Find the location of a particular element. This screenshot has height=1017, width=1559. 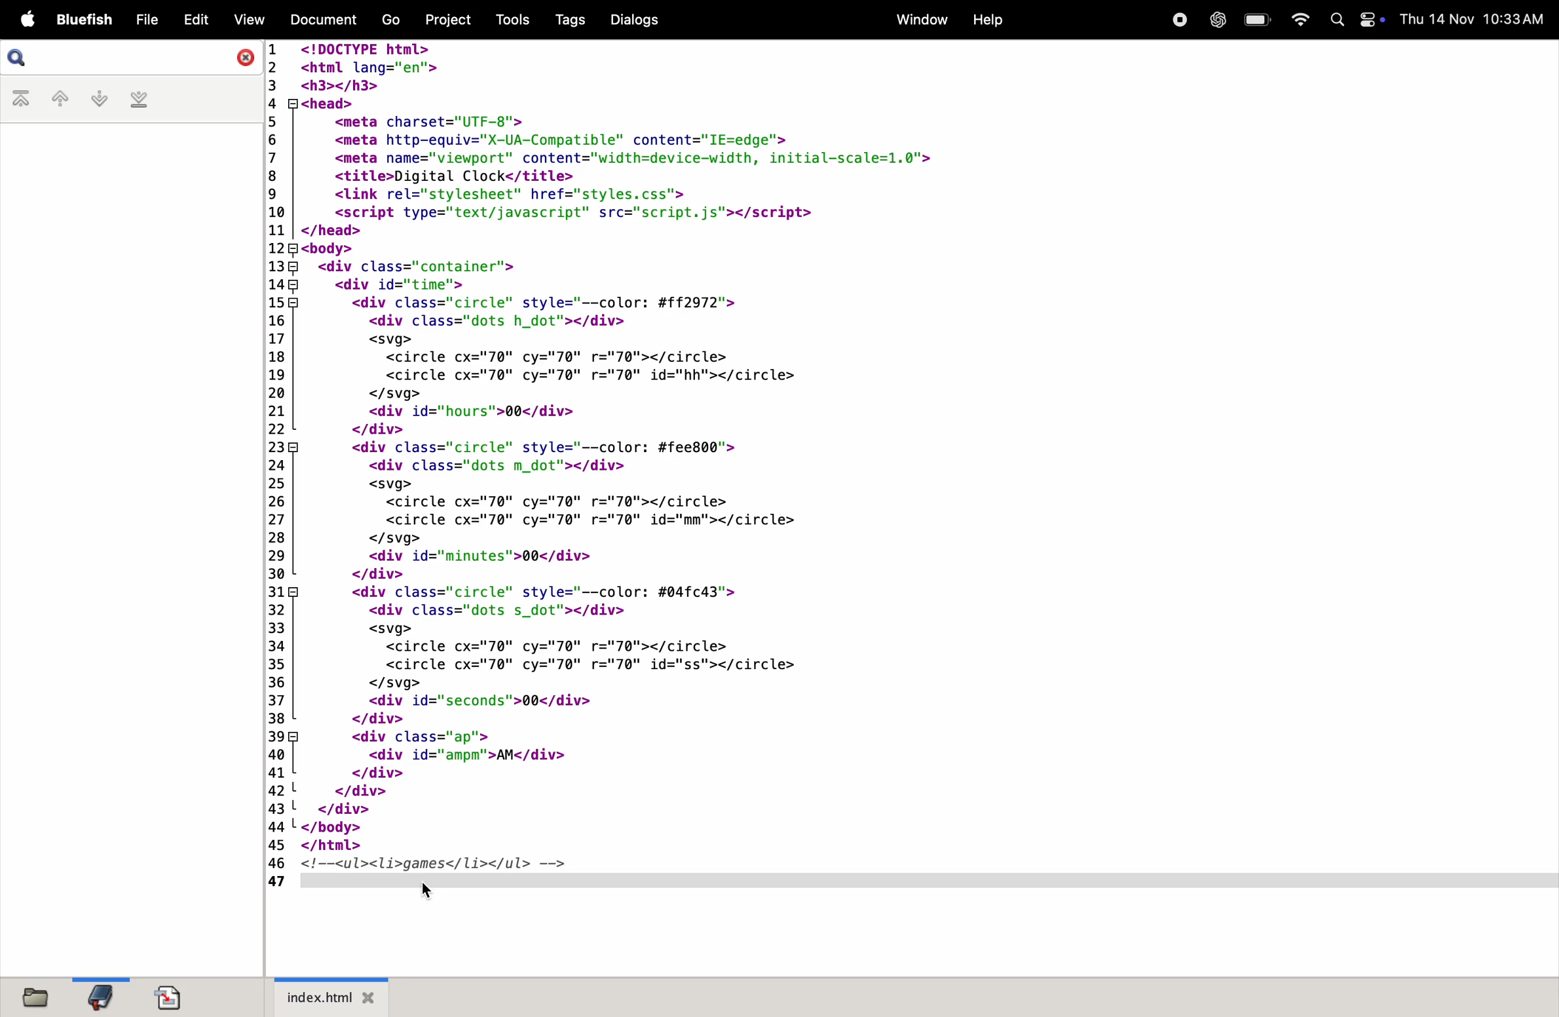

tools is located at coordinates (506, 18).